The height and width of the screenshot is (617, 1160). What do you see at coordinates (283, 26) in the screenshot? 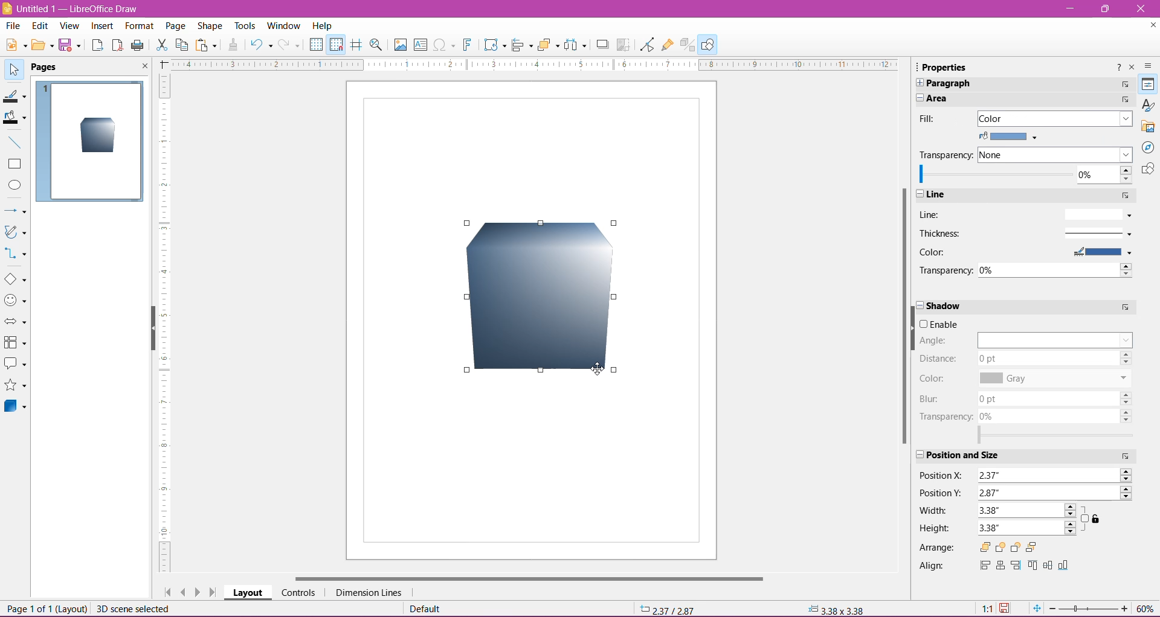
I see `Window` at bounding box center [283, 26].